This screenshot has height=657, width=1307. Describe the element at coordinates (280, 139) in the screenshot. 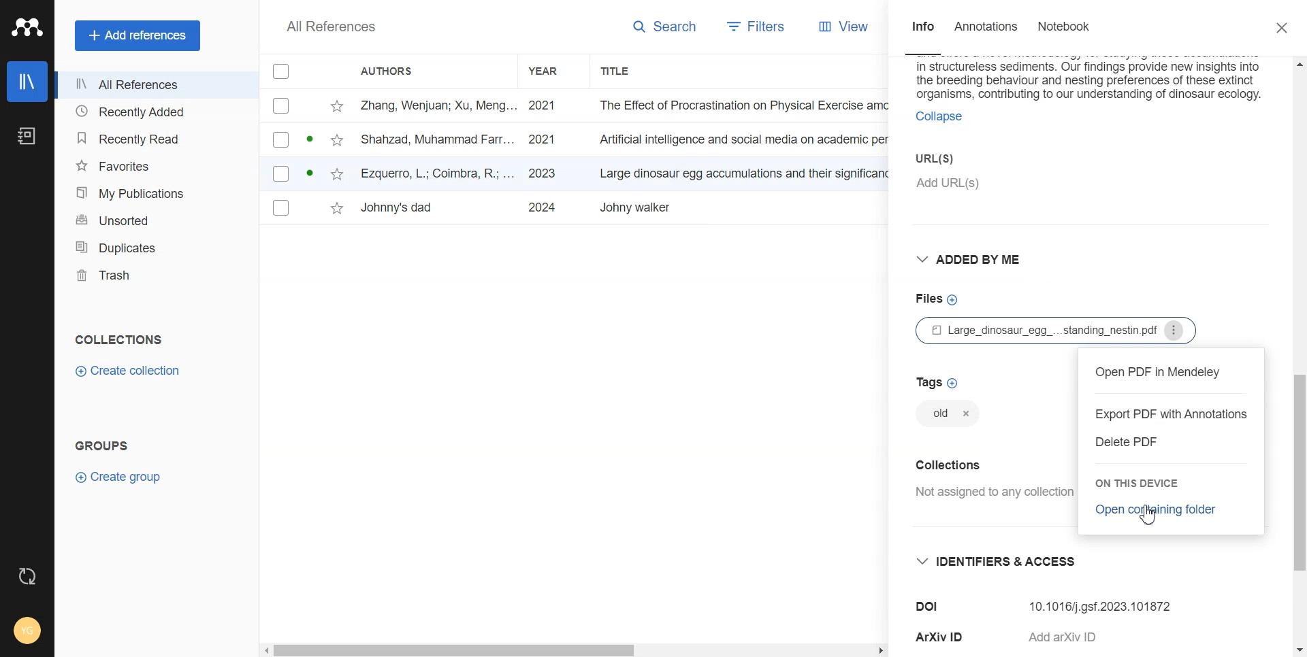

I see `(un)select` at that location.